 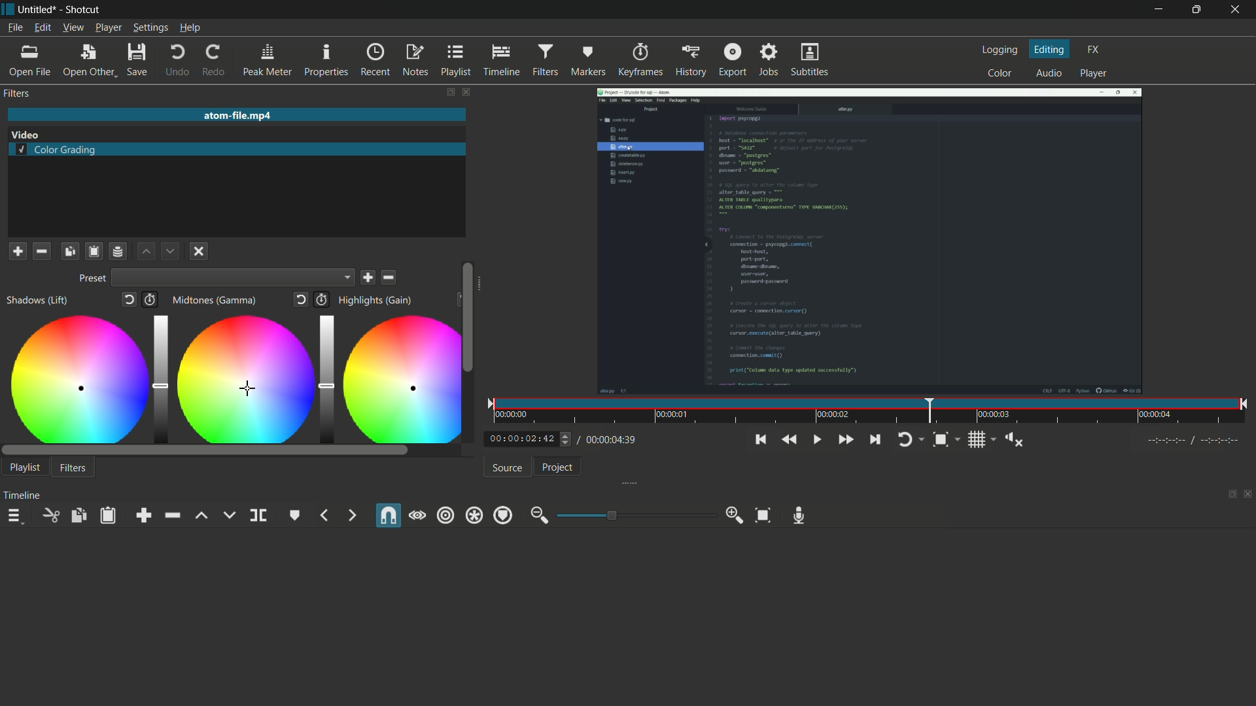 I want to click on app name, so click(x=82, y=9).